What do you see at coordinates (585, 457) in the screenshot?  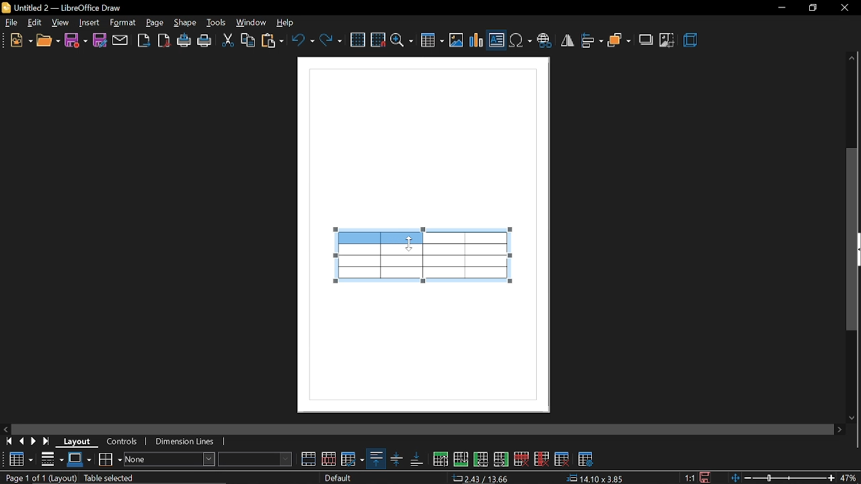 I see `table properties` at bounding box center [585, 457].